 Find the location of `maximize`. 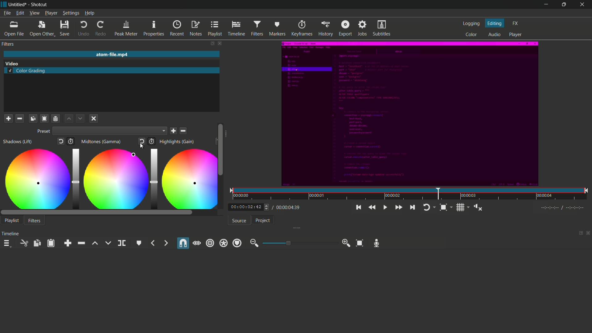

maximize is located at coordinates (563, 5).